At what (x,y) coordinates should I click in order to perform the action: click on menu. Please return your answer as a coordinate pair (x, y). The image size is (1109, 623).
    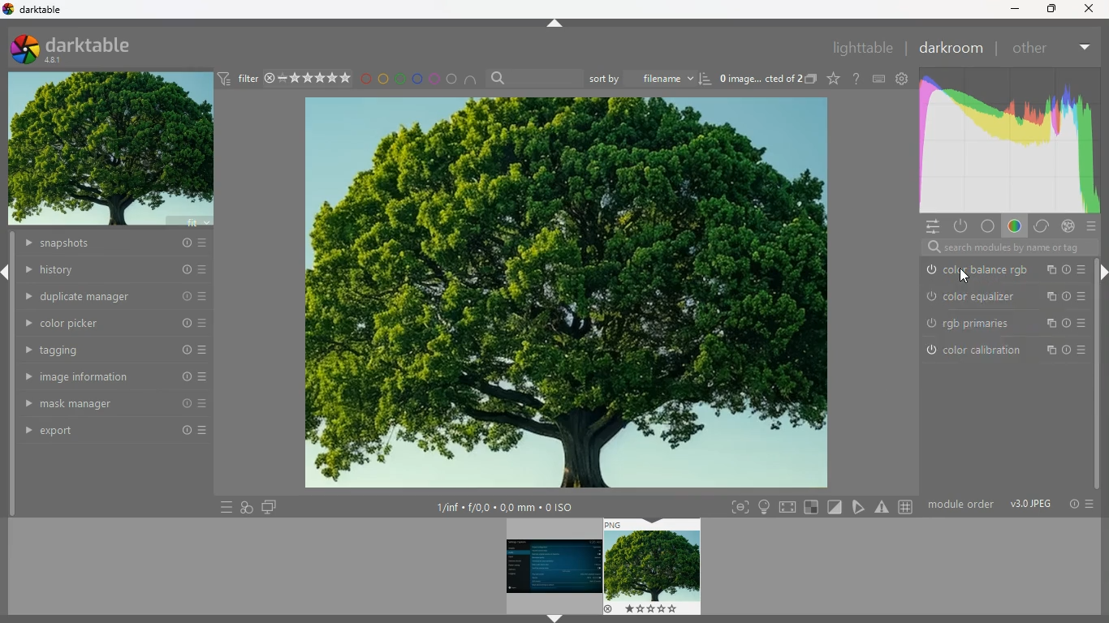
    Looking at the image, I should click on (1093, 227).